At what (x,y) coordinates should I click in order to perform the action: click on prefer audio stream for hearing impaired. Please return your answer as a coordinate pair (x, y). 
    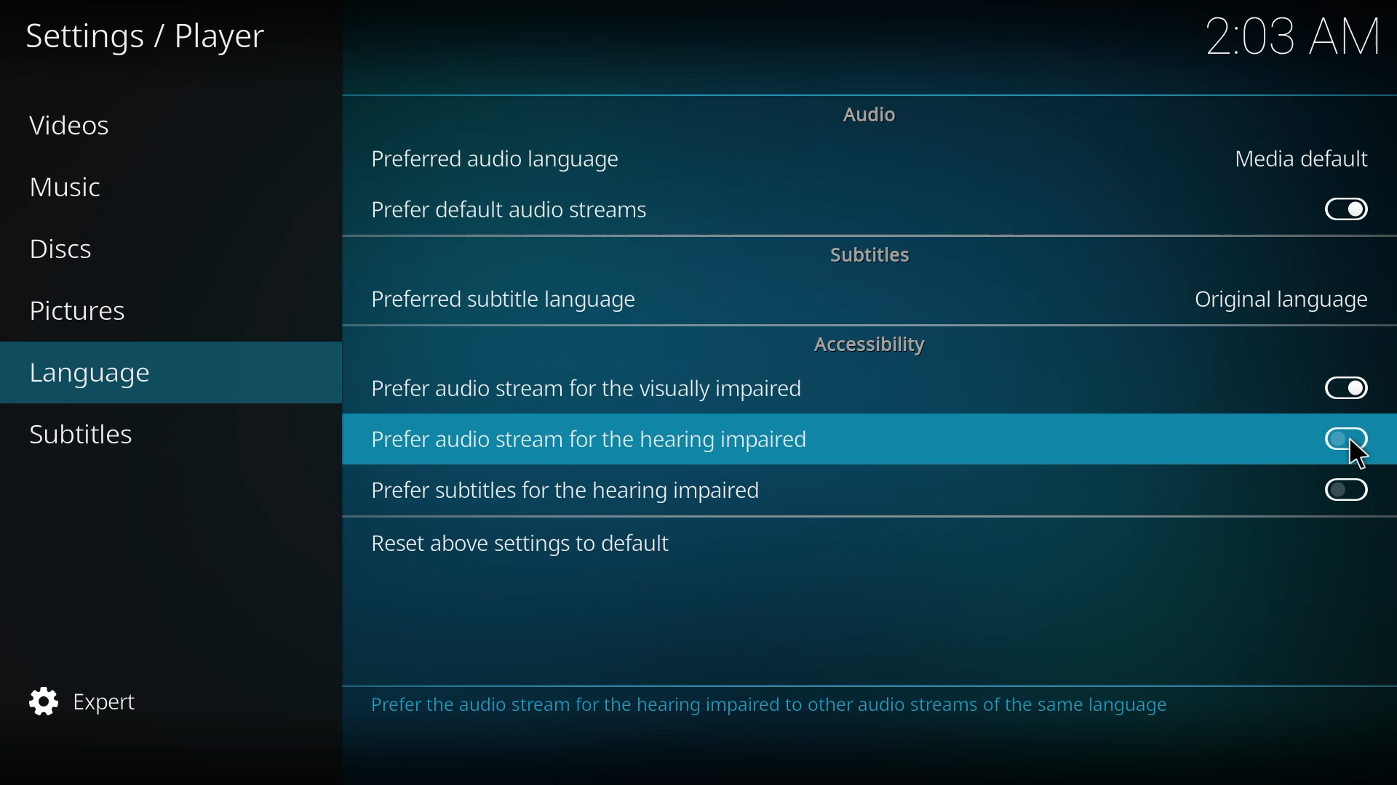
    Looking at the image, I should click on (587, 440).